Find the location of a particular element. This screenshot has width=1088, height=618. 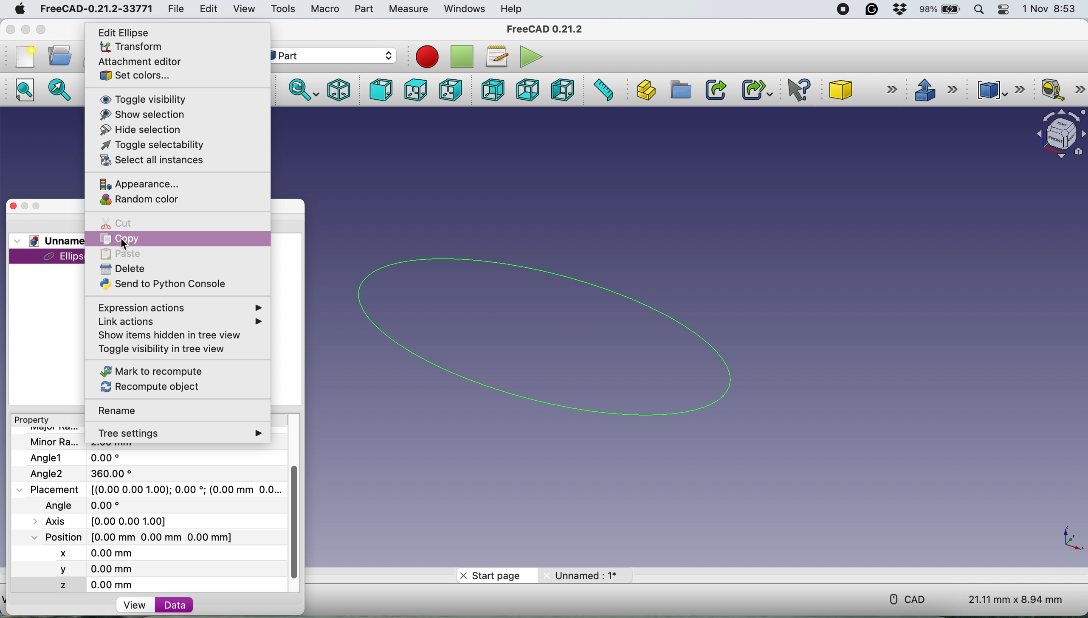

left is located at coordinates (562, 90).